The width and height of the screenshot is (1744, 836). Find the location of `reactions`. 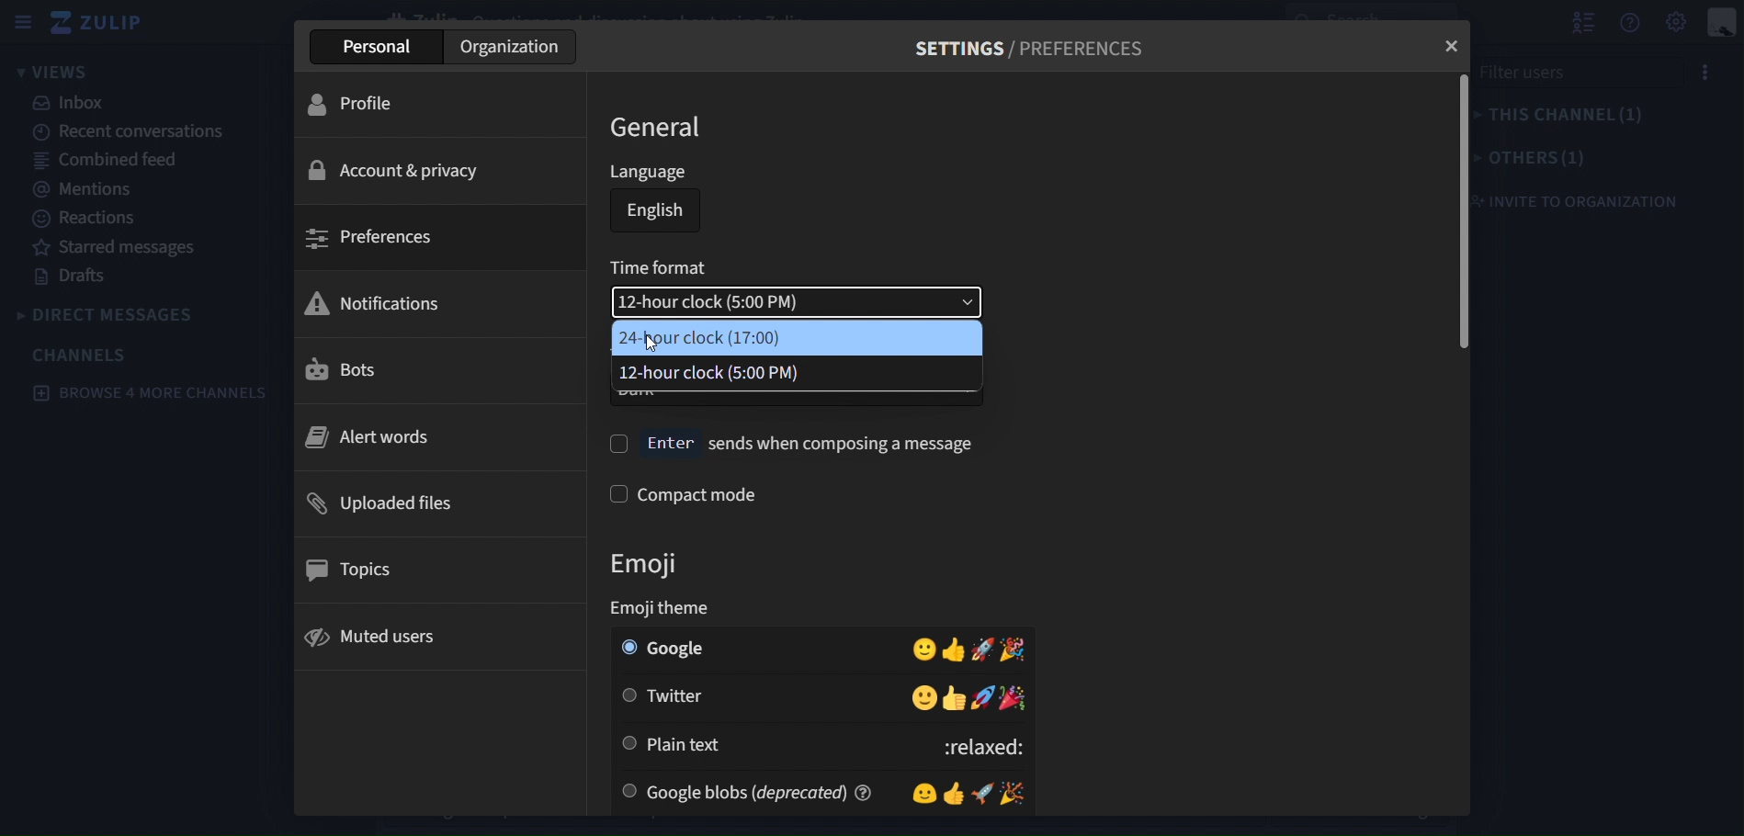

reactions is located at coordinates (82, 218).